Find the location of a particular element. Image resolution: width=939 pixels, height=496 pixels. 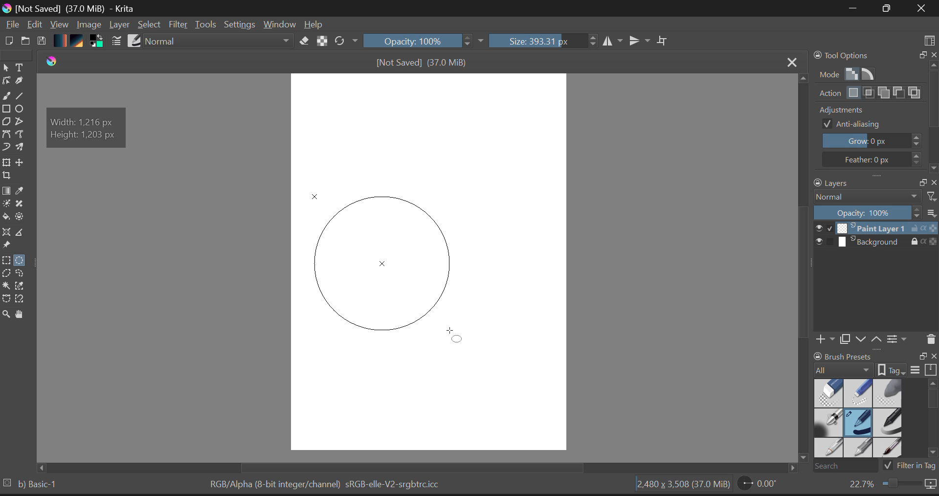

Gradient is located at coordinates (61, 41).